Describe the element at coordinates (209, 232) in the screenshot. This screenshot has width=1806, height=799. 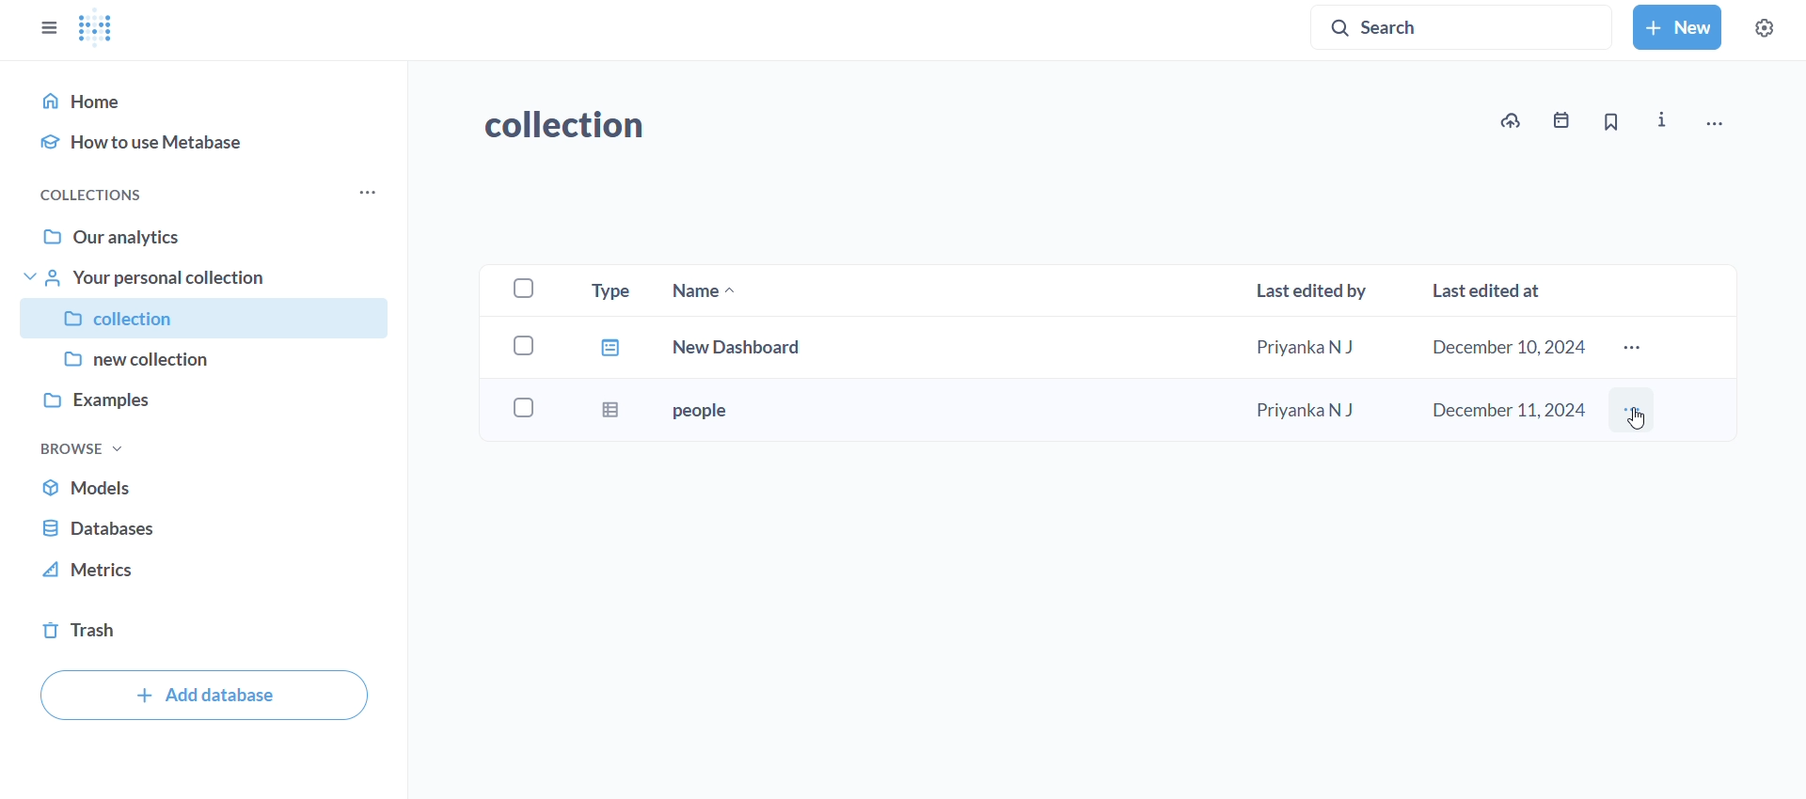
I see `our analytics` at that location.